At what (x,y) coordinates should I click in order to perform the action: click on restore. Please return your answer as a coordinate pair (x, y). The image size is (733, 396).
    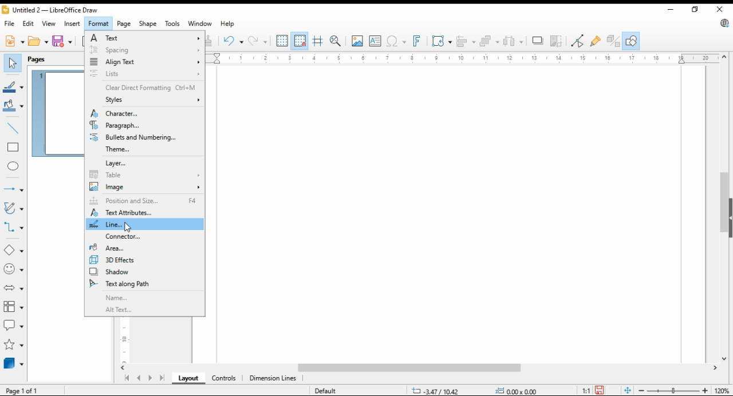
    Looking at the image, I should click on (697, 10).